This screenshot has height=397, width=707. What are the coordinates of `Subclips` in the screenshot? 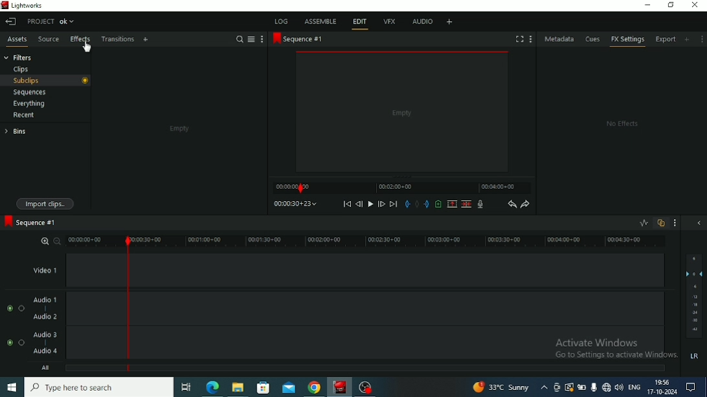 It's located at (46, 81).